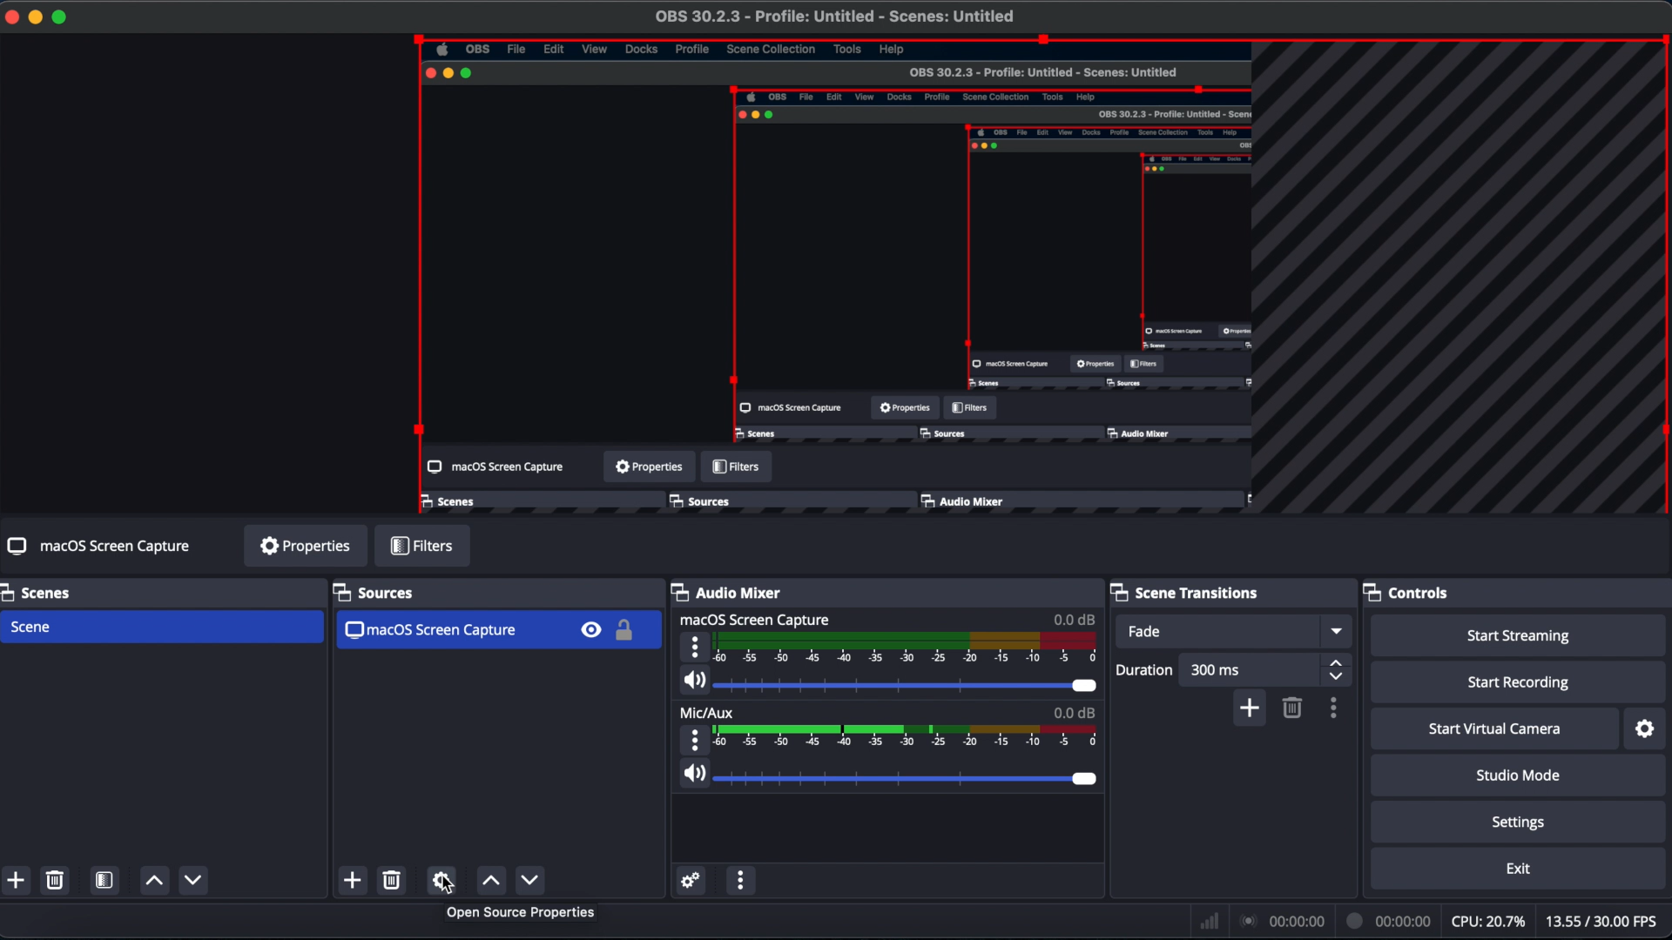 This screenshot has width=1672, height=940. I want to click on stepper buttons, so click(1336, 670).